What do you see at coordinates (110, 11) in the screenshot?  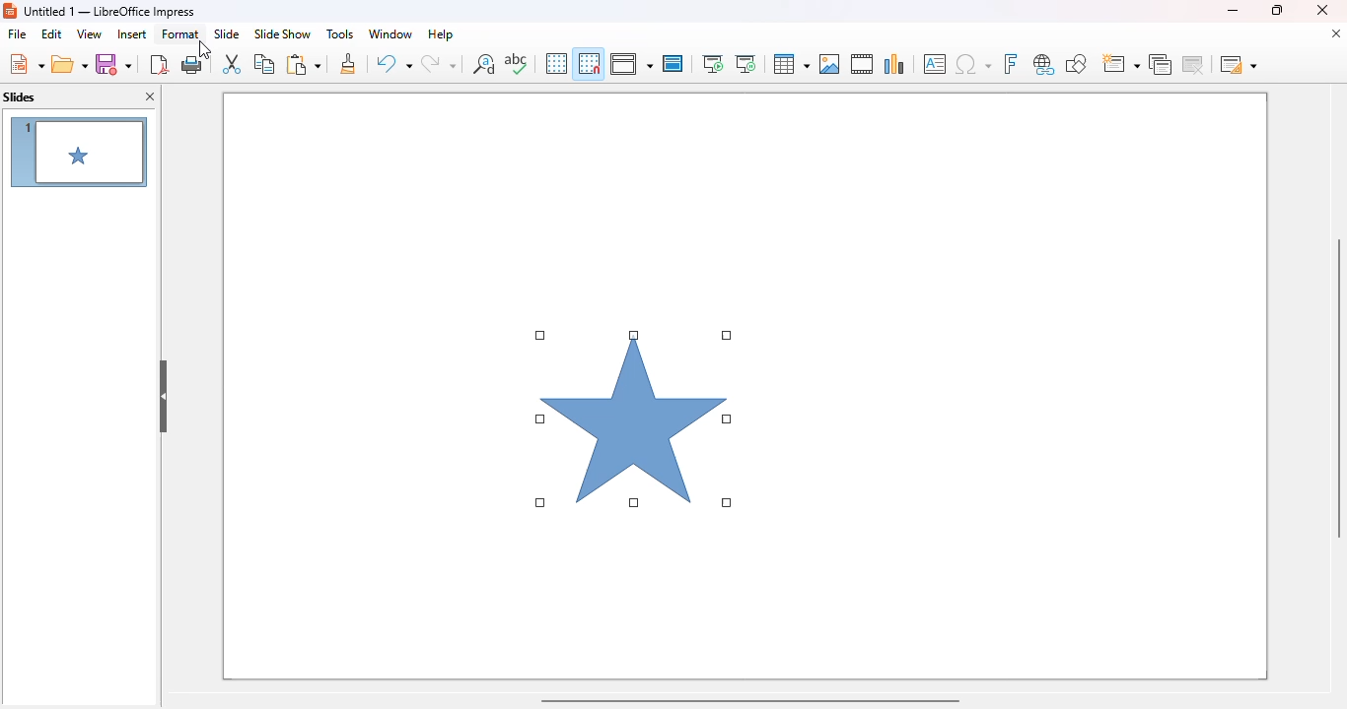 I see `title` at bounding box center [110, 11].